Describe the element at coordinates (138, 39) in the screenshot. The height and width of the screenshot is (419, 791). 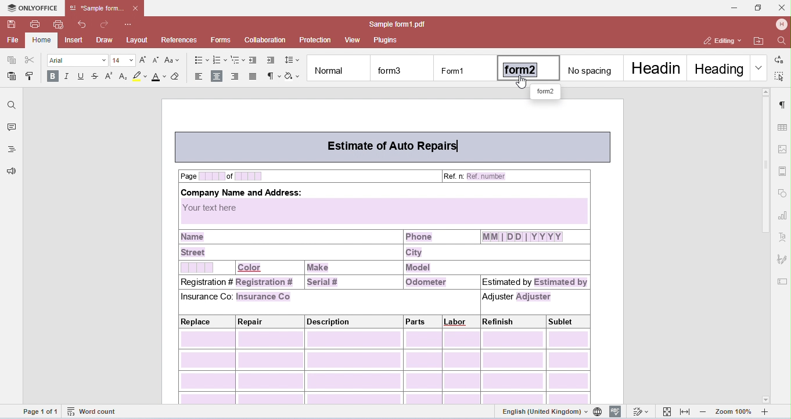
I see `layout` at that location.